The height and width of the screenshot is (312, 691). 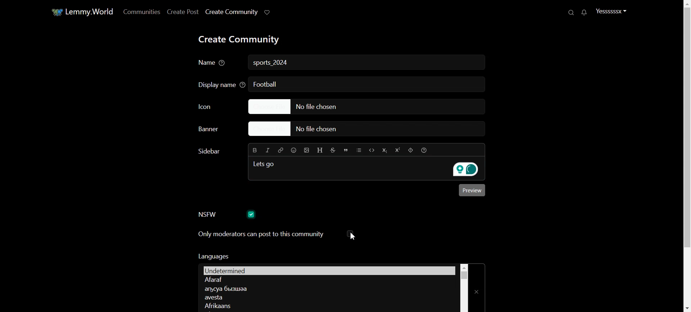 What do you see at coordinates (464, 170) in the screenshot?
I see `grammarly` at bounding box center [464, 170].